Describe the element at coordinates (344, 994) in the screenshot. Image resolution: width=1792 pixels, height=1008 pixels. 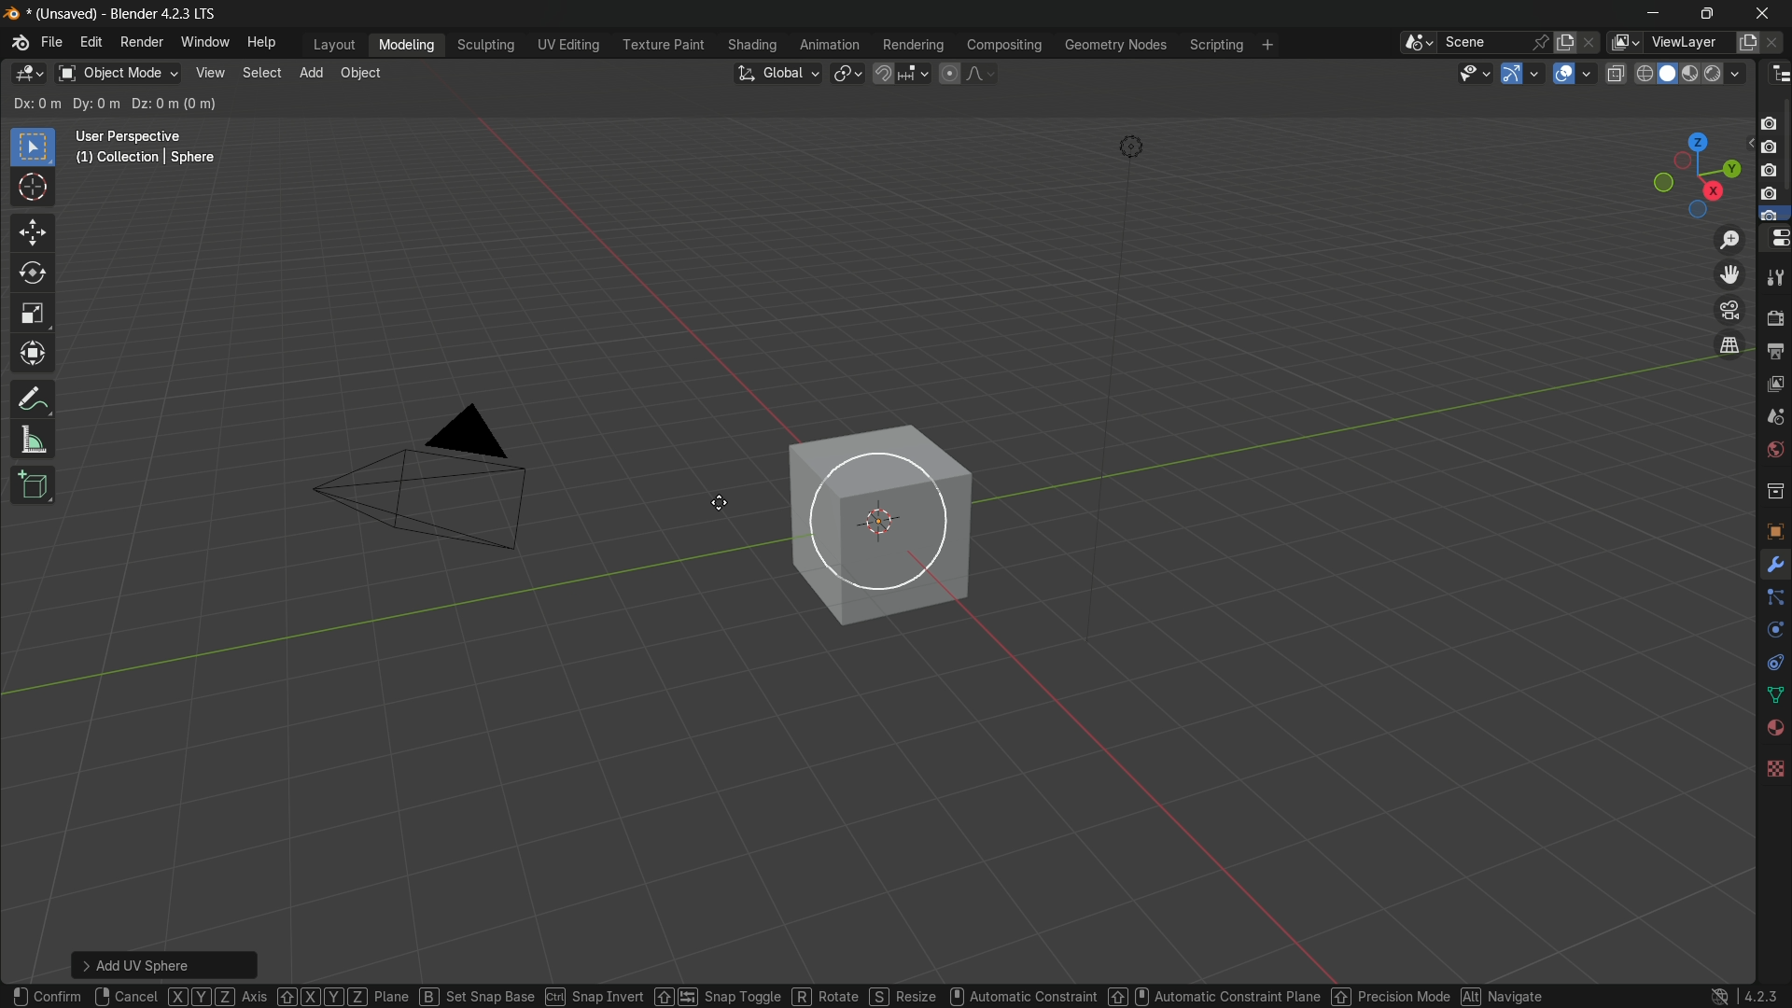
I see `Pane` at that location.